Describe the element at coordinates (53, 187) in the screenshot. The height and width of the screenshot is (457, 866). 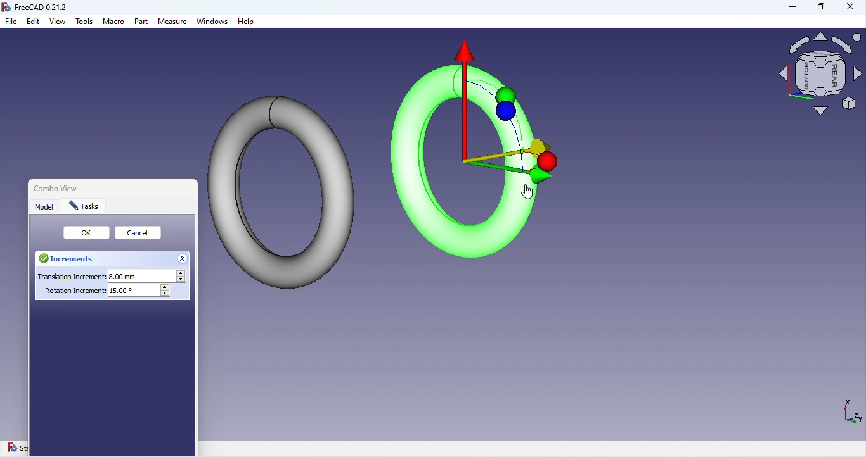
I see `Combo view` at that location.